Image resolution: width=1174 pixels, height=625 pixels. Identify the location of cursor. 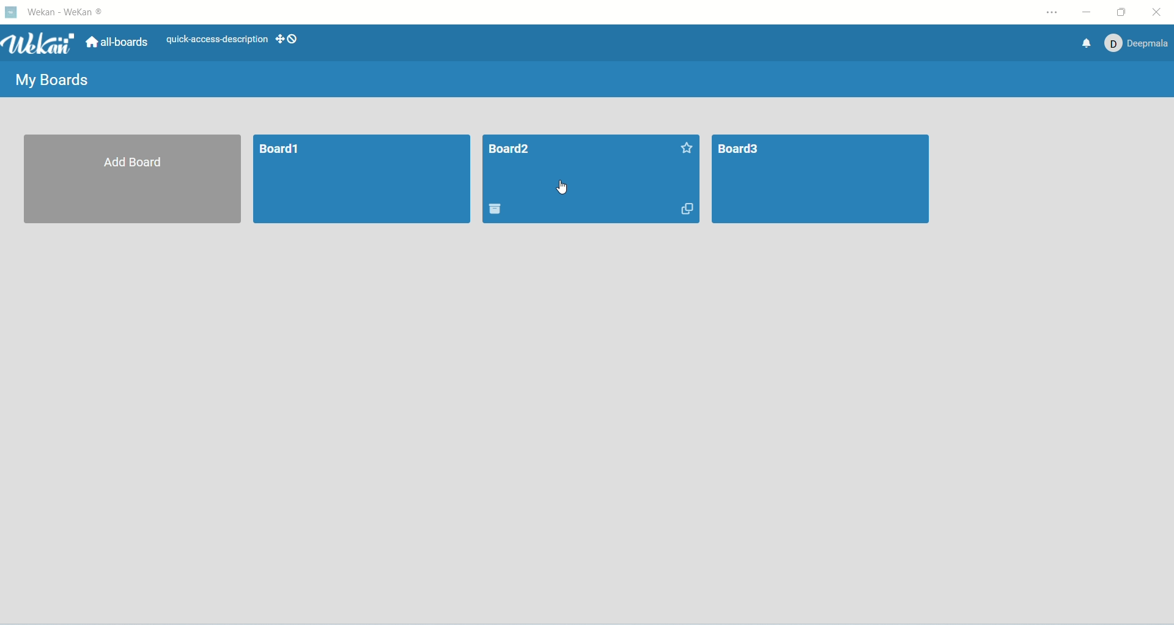
(562, 187).